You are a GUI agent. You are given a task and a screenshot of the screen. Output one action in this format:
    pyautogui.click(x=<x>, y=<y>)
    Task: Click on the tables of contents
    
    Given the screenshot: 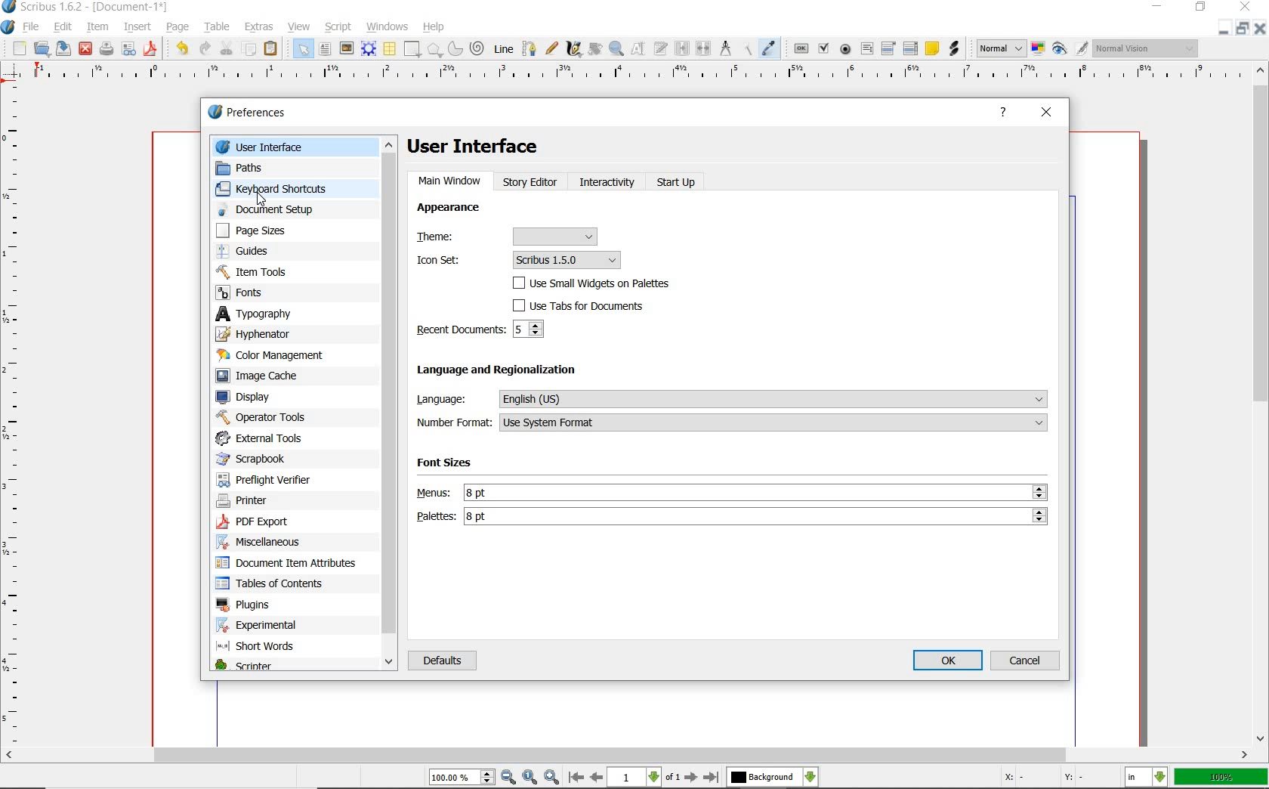 What is the action you would take?
    pyautogui.click(x=276, y=584)
    